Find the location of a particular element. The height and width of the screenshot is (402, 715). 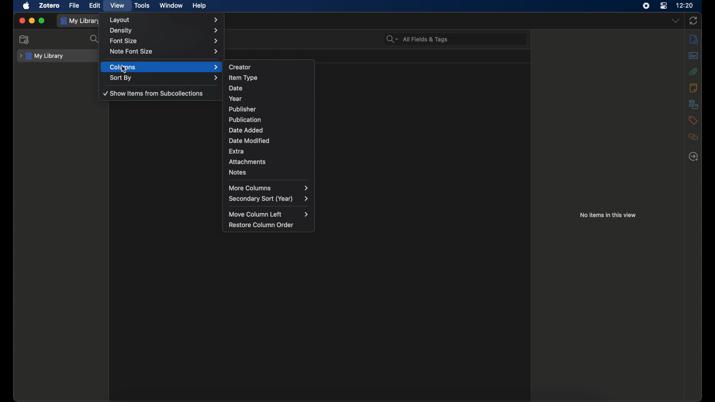

date is located at coordinates (236, 88).